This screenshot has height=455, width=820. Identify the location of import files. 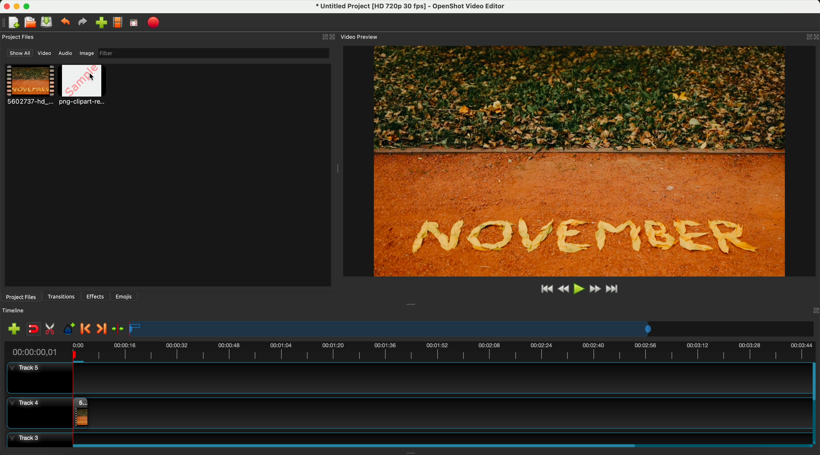
(12, 328).